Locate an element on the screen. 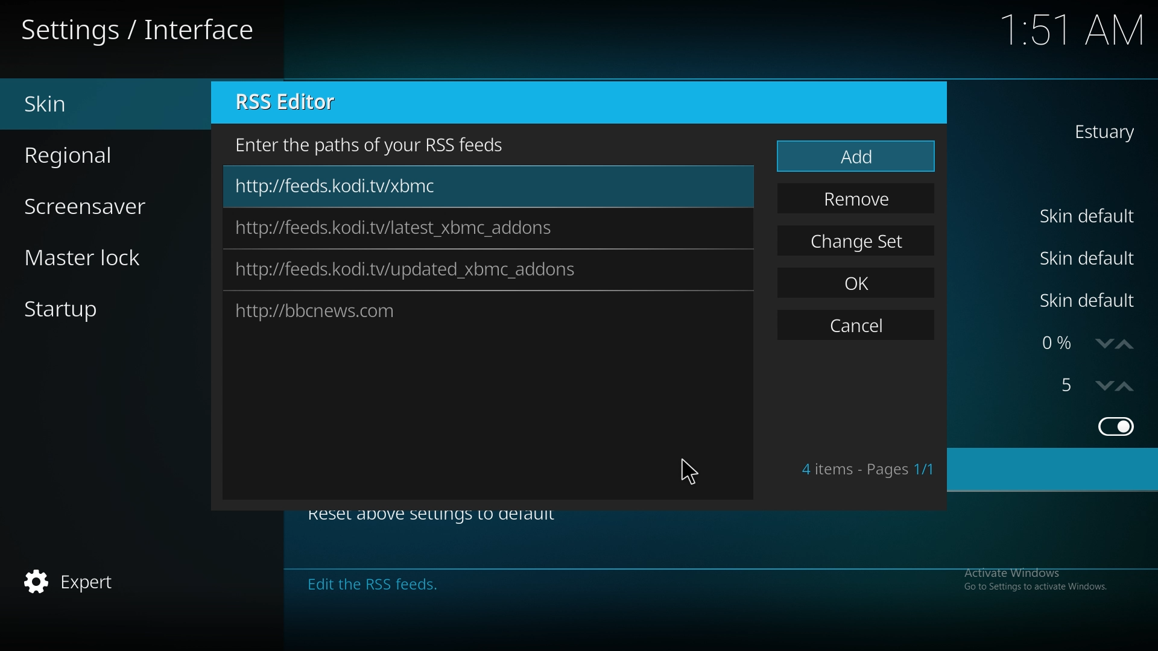  skin is located at coordinates (88, 104).